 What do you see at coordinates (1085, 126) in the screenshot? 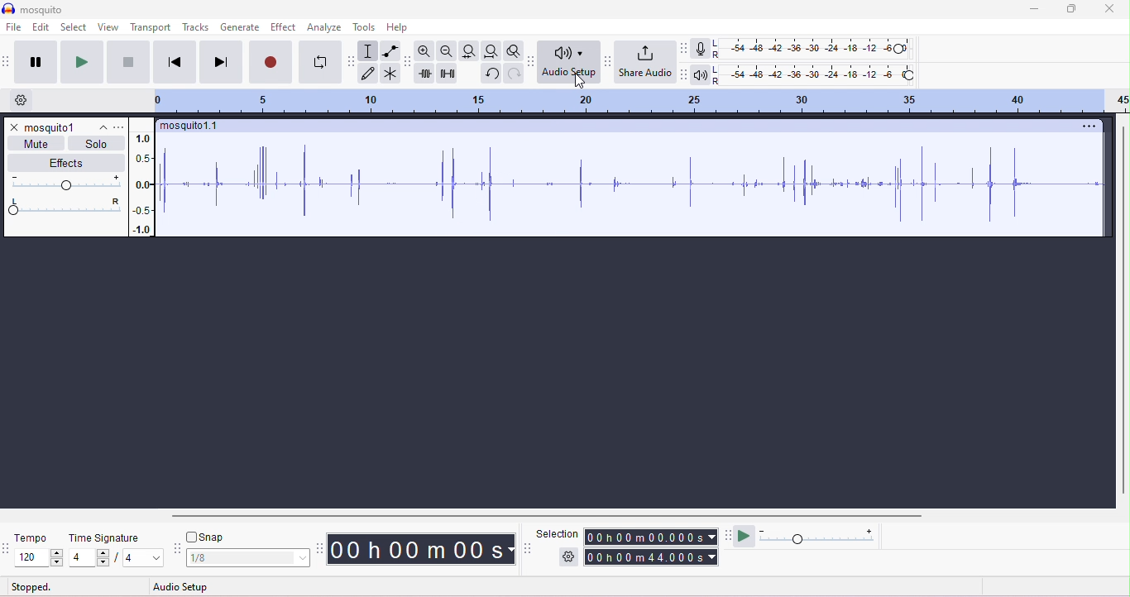
I see `options` at bounding box center [1085, 126].